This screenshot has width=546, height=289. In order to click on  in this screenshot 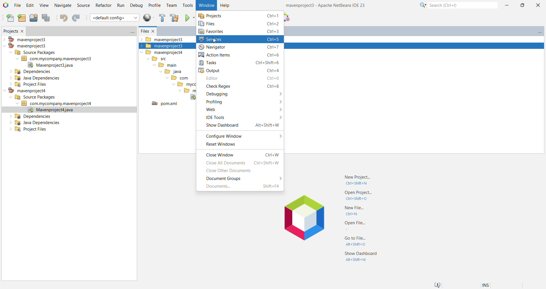, I will do `click(231, 171)`.